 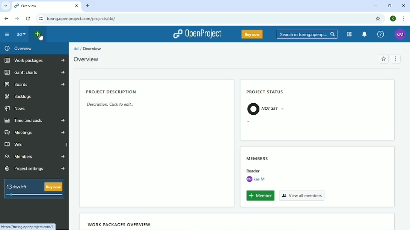 What do you see at coordinates (42, 6) in the screenshot?
I see `Overview` at bounding box center [42, 6].